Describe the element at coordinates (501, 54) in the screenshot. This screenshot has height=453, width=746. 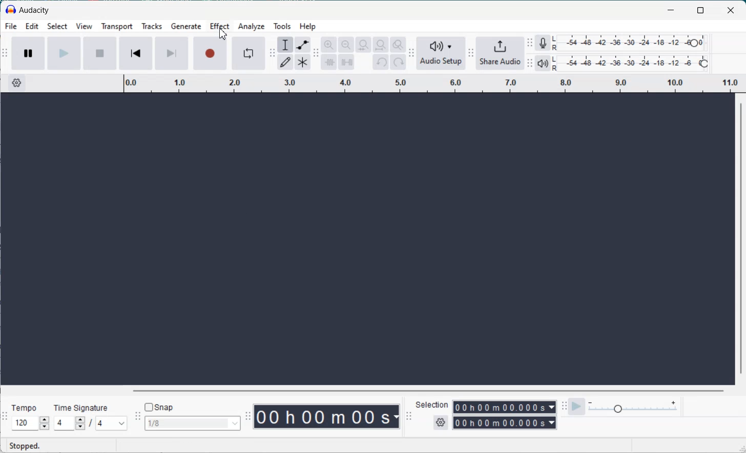
I see `Share Audio` at that location.